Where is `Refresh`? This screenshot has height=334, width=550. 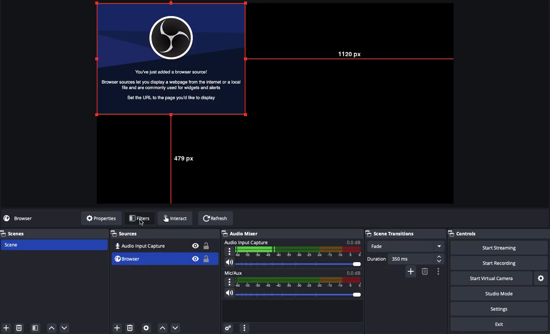 Refresh is located at coordinates (215, 219).